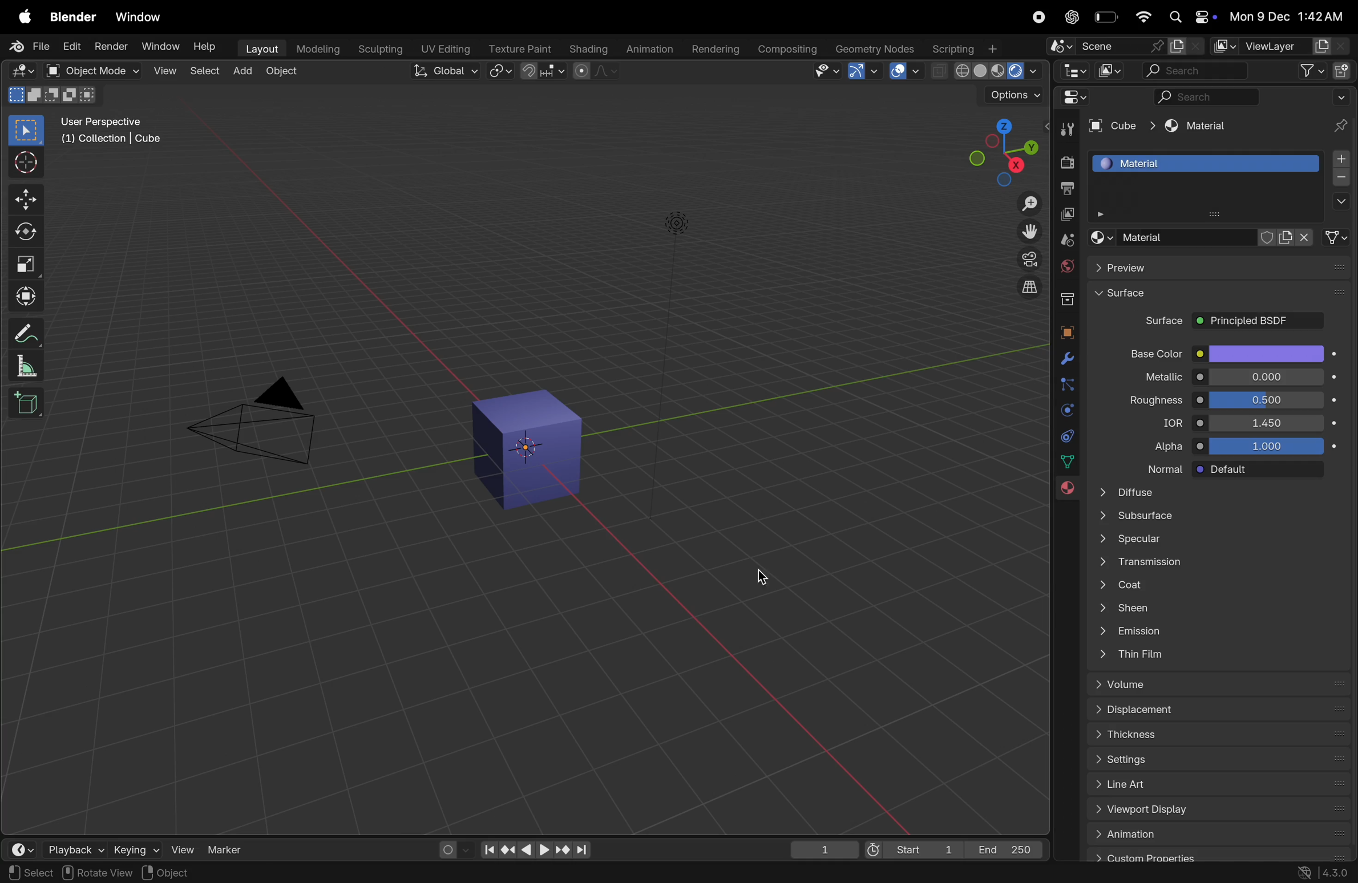 The image size is (1358, 883). Describe the element at coordinates (1065, 410) in the screenshot. I see `physics` at that location.